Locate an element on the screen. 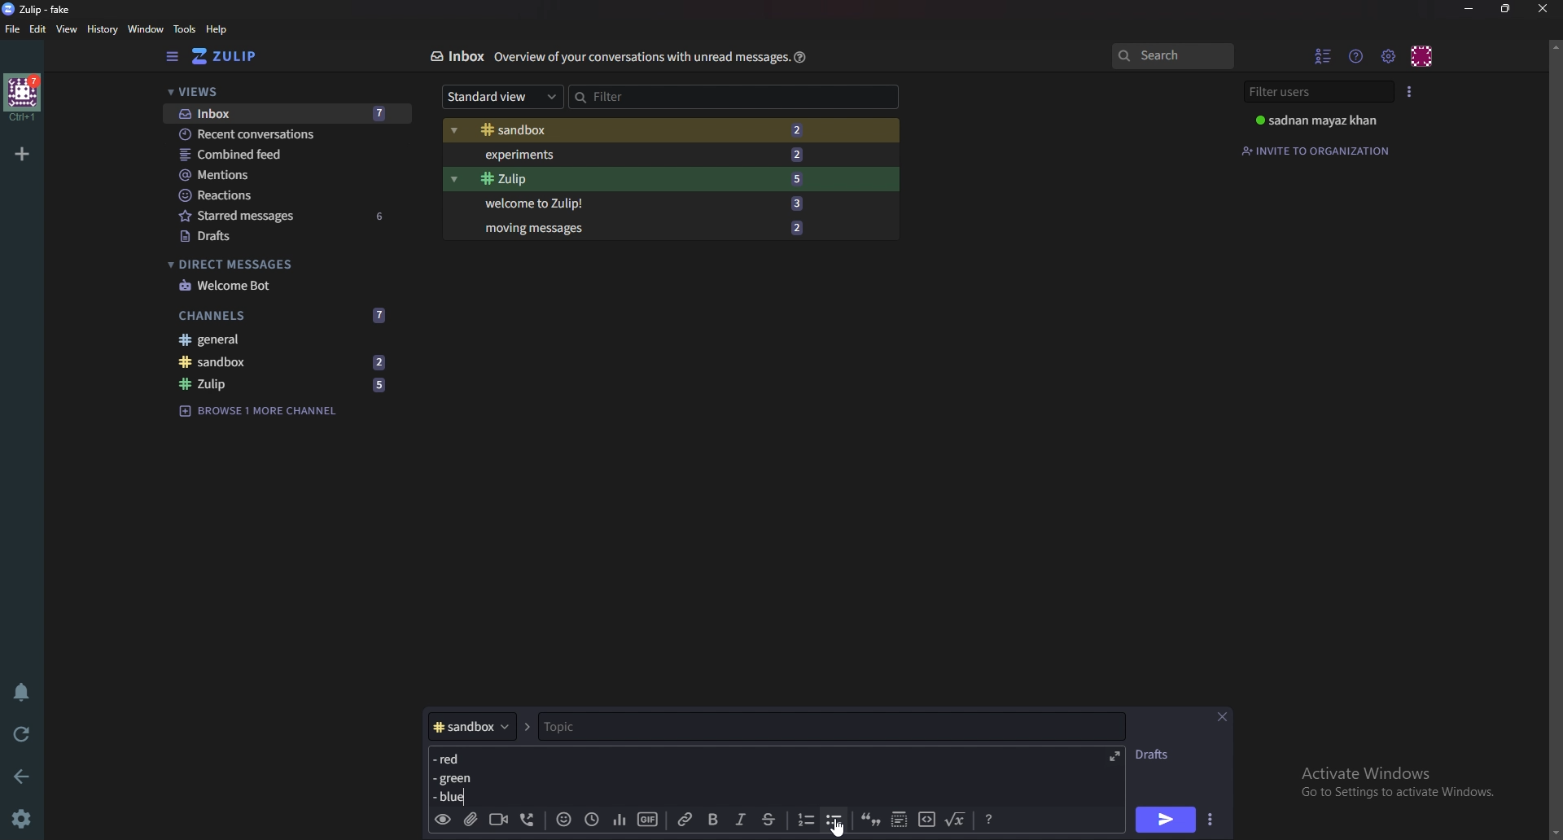 The height and width of the screenshot is (840, 1563). Close message is located at coordinates (1223, 718).